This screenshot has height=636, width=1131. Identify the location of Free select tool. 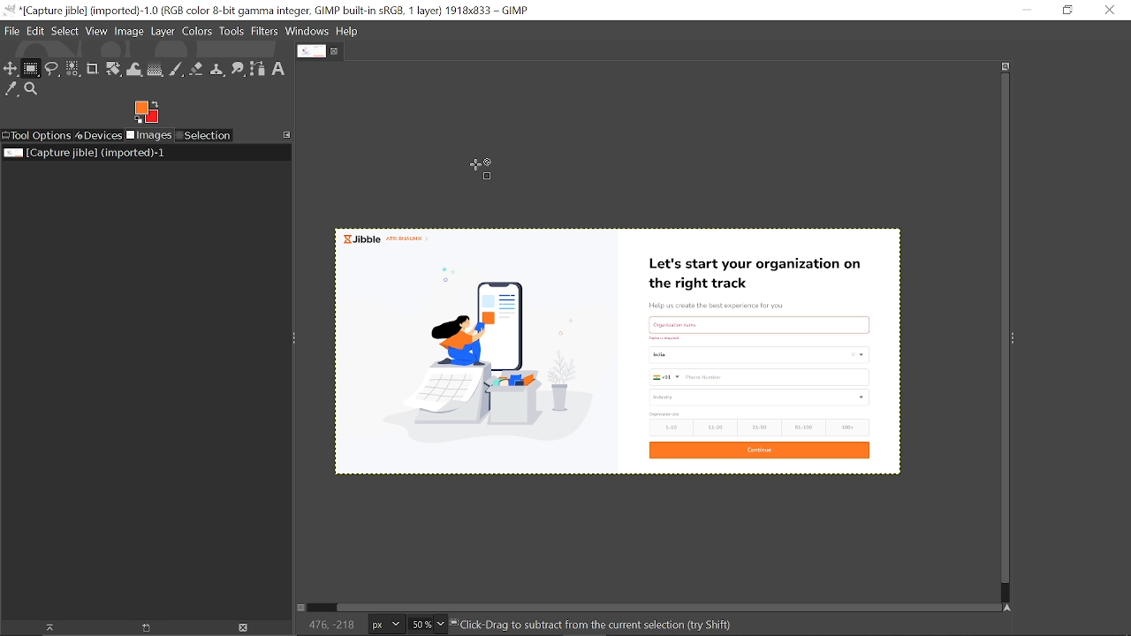
(53, 70).